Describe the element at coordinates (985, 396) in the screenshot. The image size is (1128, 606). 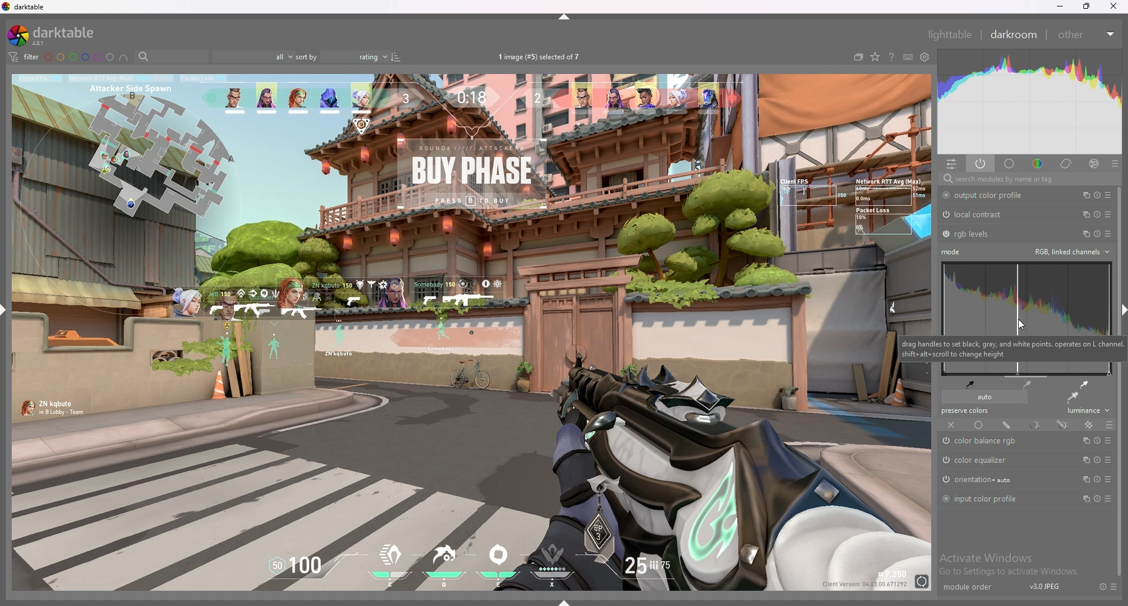
I see `auto` at that location.